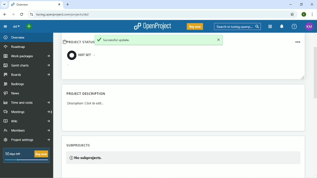  Describe the element at coordinates (293, 14) in the screenshot. I see `Bookmark this tab` at that location.